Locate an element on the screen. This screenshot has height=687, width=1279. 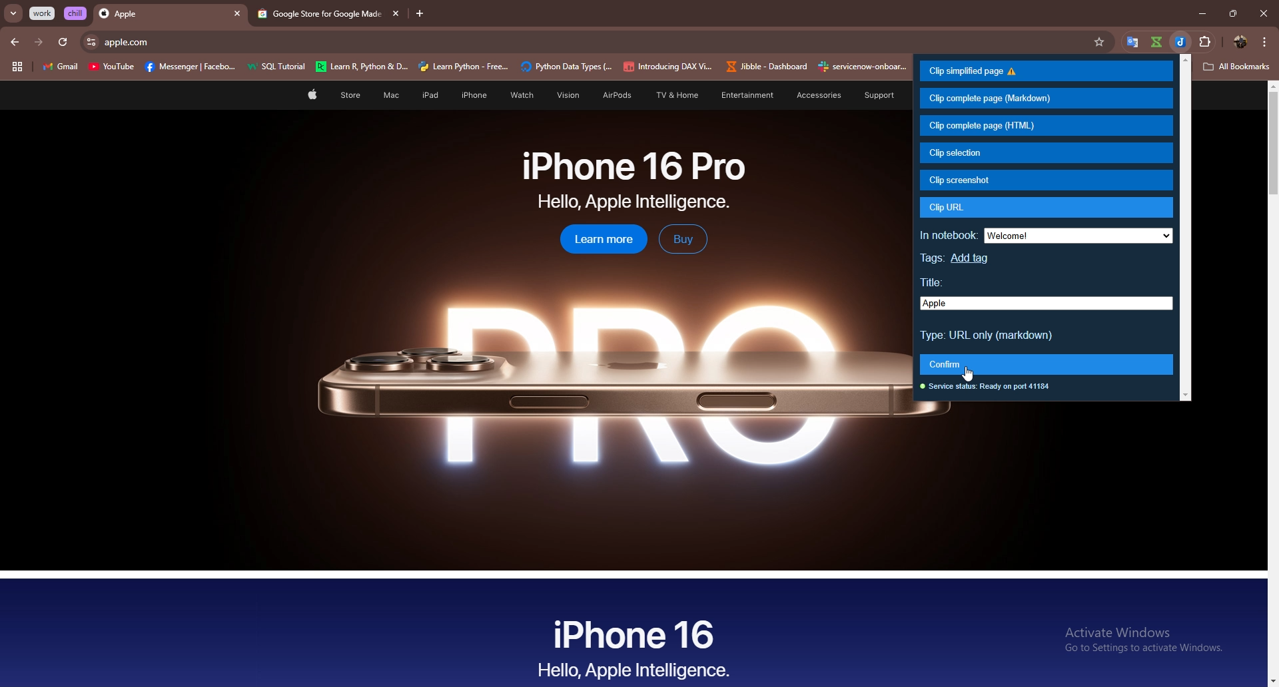
add tag is located at coordinates (972, 258).